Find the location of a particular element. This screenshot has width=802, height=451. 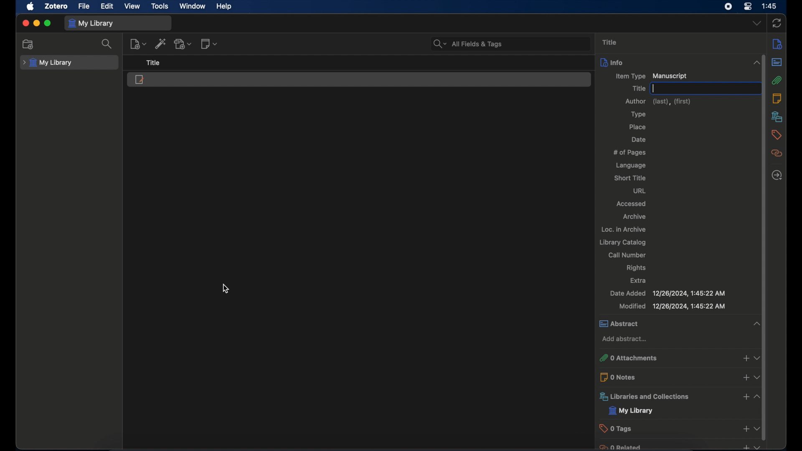

my library is located at coordinates (91, 23).